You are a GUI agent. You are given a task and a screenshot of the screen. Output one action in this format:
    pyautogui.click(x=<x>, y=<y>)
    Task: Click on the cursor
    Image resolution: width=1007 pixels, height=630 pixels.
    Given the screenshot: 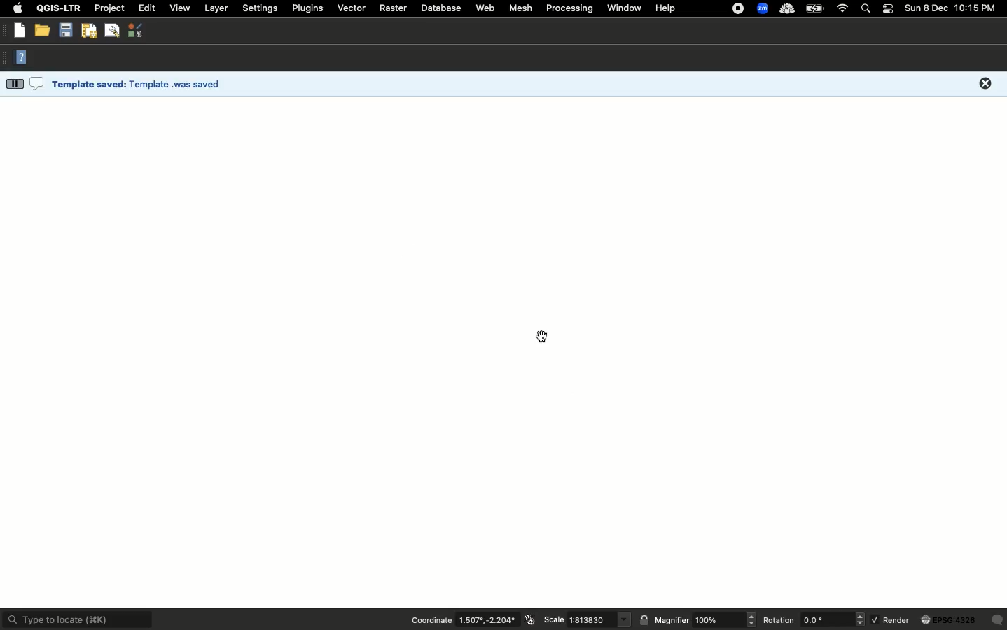 What is the action you would take?
    pyautogui.click(x=542, y=337)
    